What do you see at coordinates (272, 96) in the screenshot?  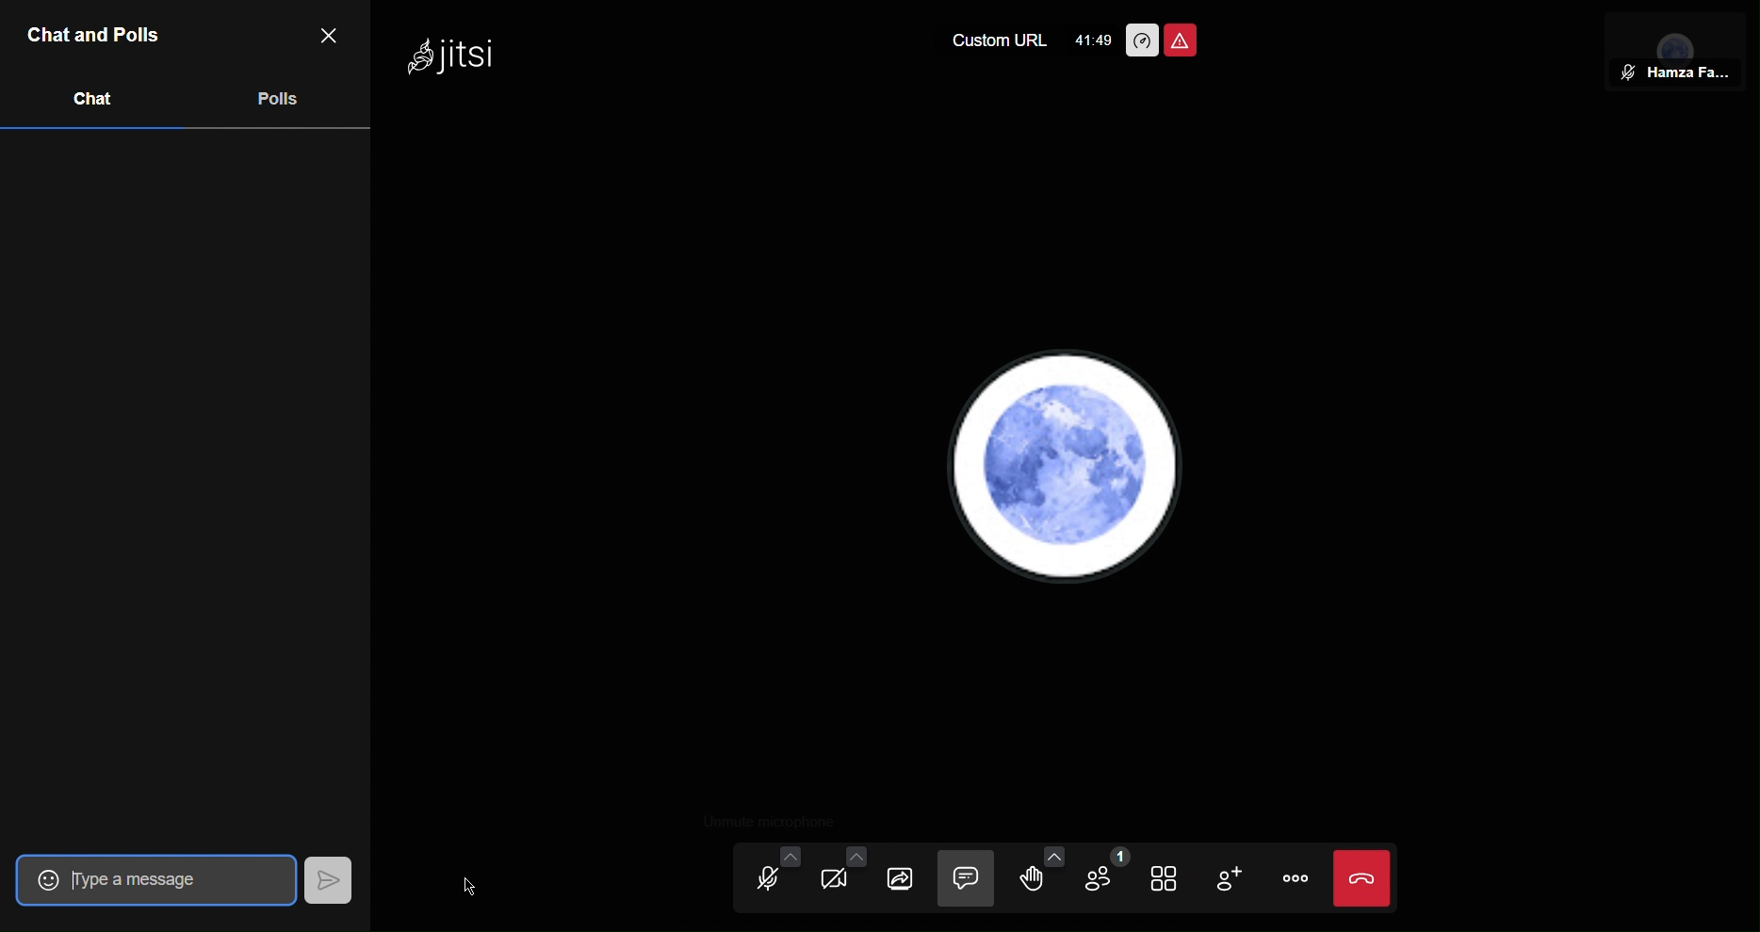 I see `Polls` at bounding box center [272, 96].